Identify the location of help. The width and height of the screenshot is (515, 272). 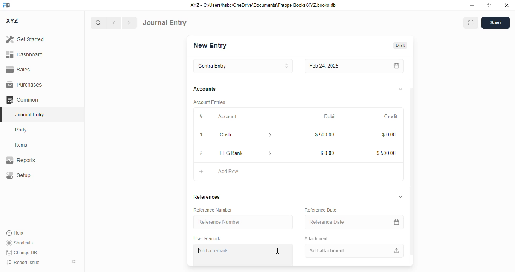
(15, 233).